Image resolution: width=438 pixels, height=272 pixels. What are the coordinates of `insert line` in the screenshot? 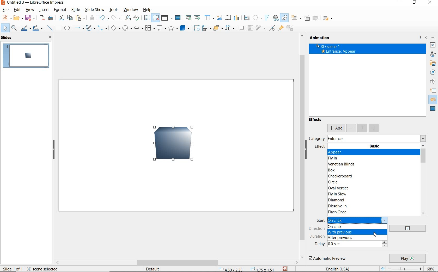 It's located at (50, 28).